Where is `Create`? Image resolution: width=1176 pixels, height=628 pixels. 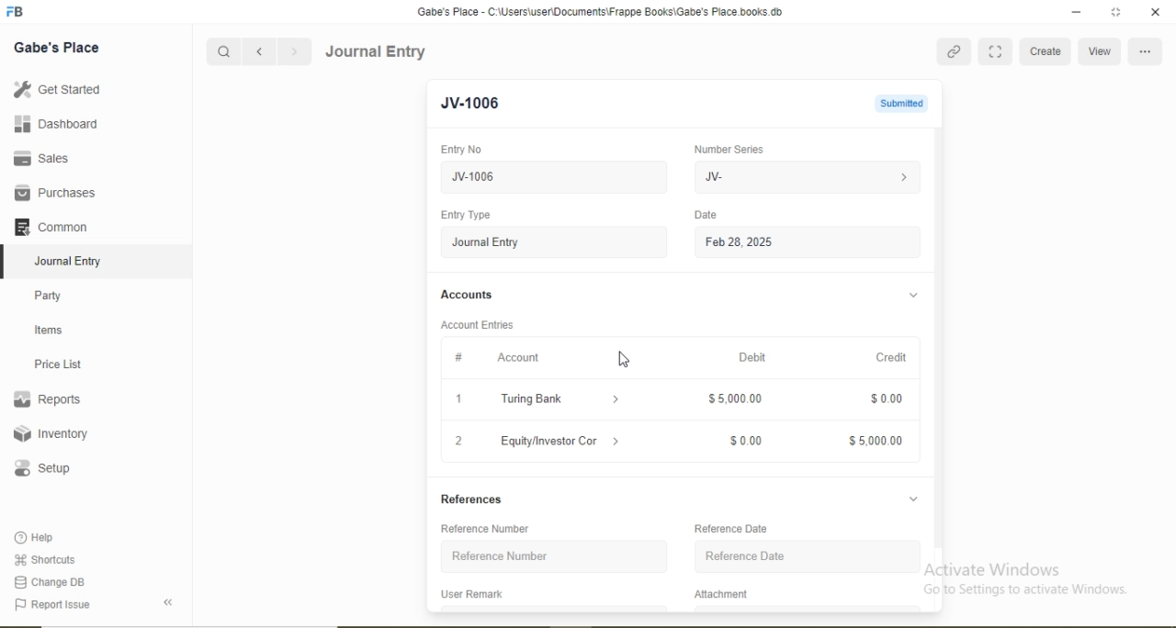
Create is located at coordinates (1046, 50).